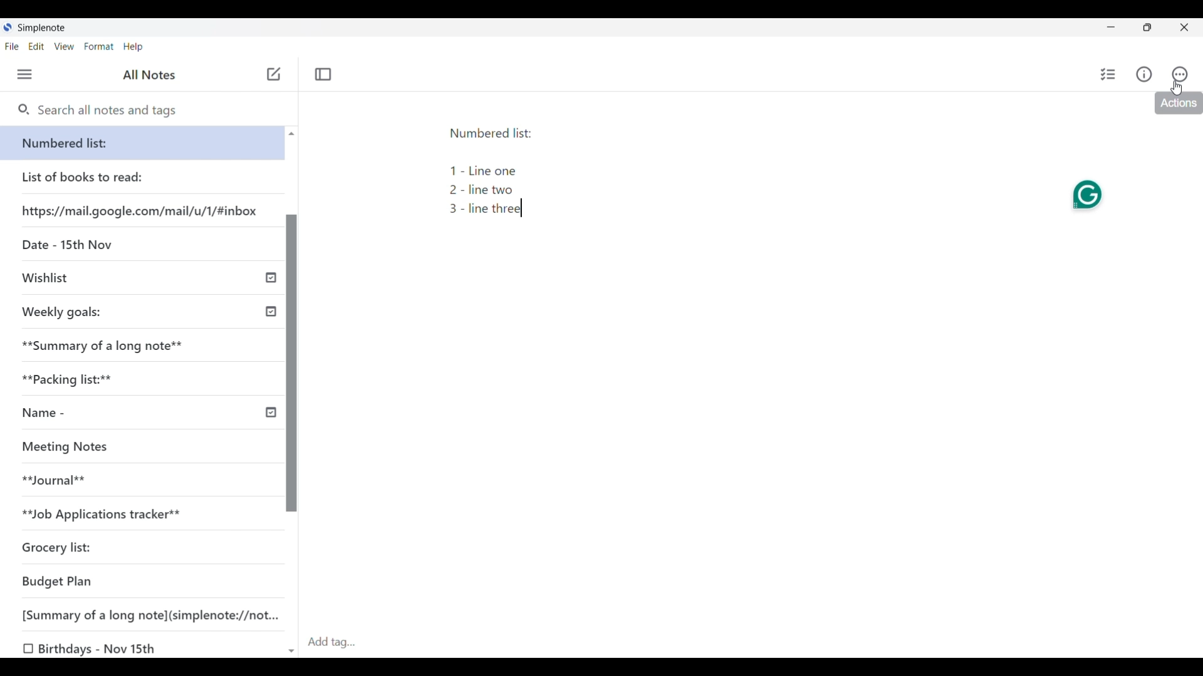 The height and width of the screenshot is (676, 1203). Describe the element at coordinates (63, 581) in the screenshot. I see `Budget Plan` at that location.